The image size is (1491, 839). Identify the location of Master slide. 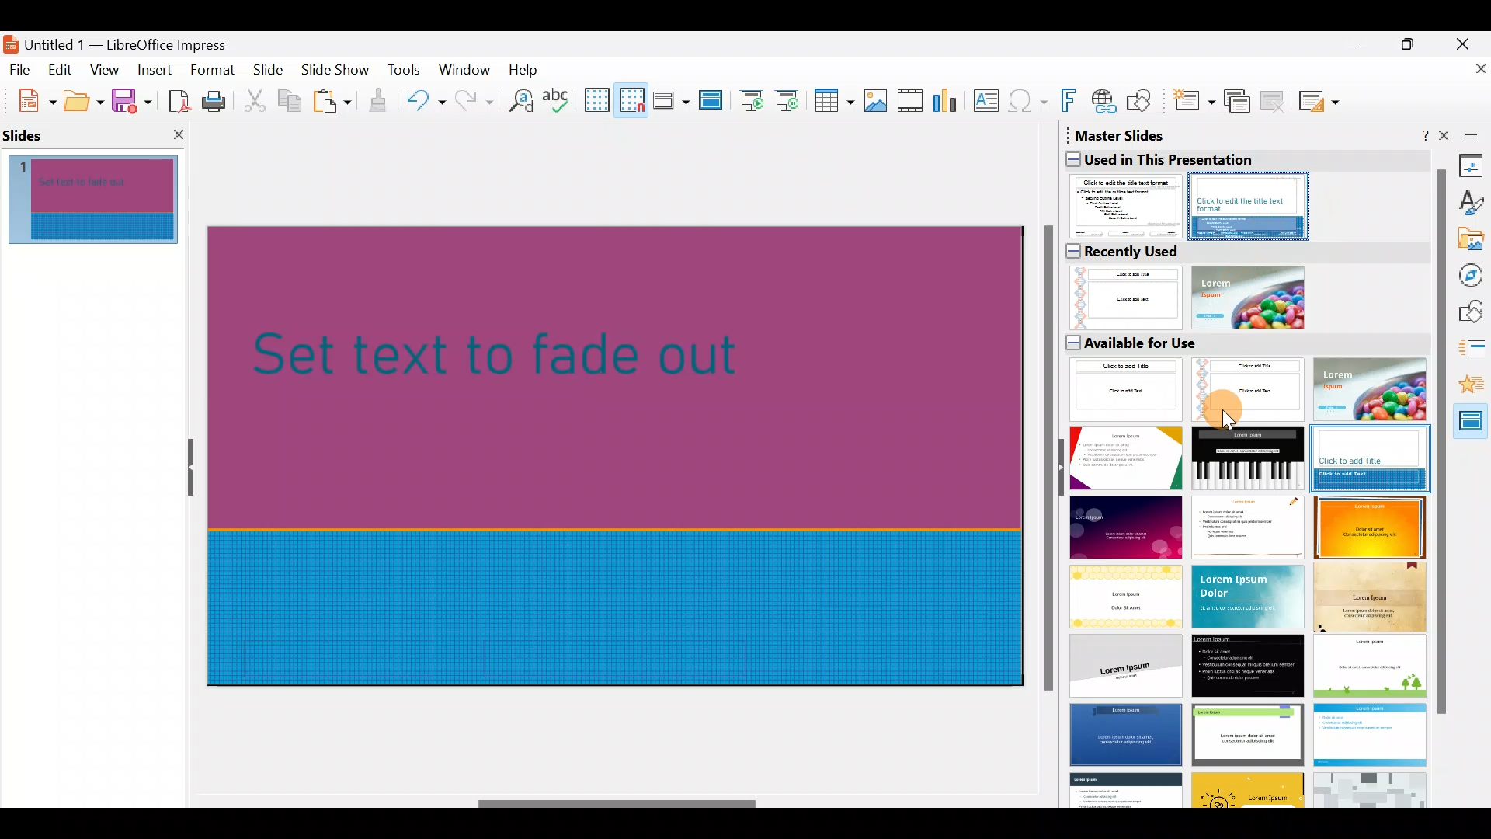
(713, 101).